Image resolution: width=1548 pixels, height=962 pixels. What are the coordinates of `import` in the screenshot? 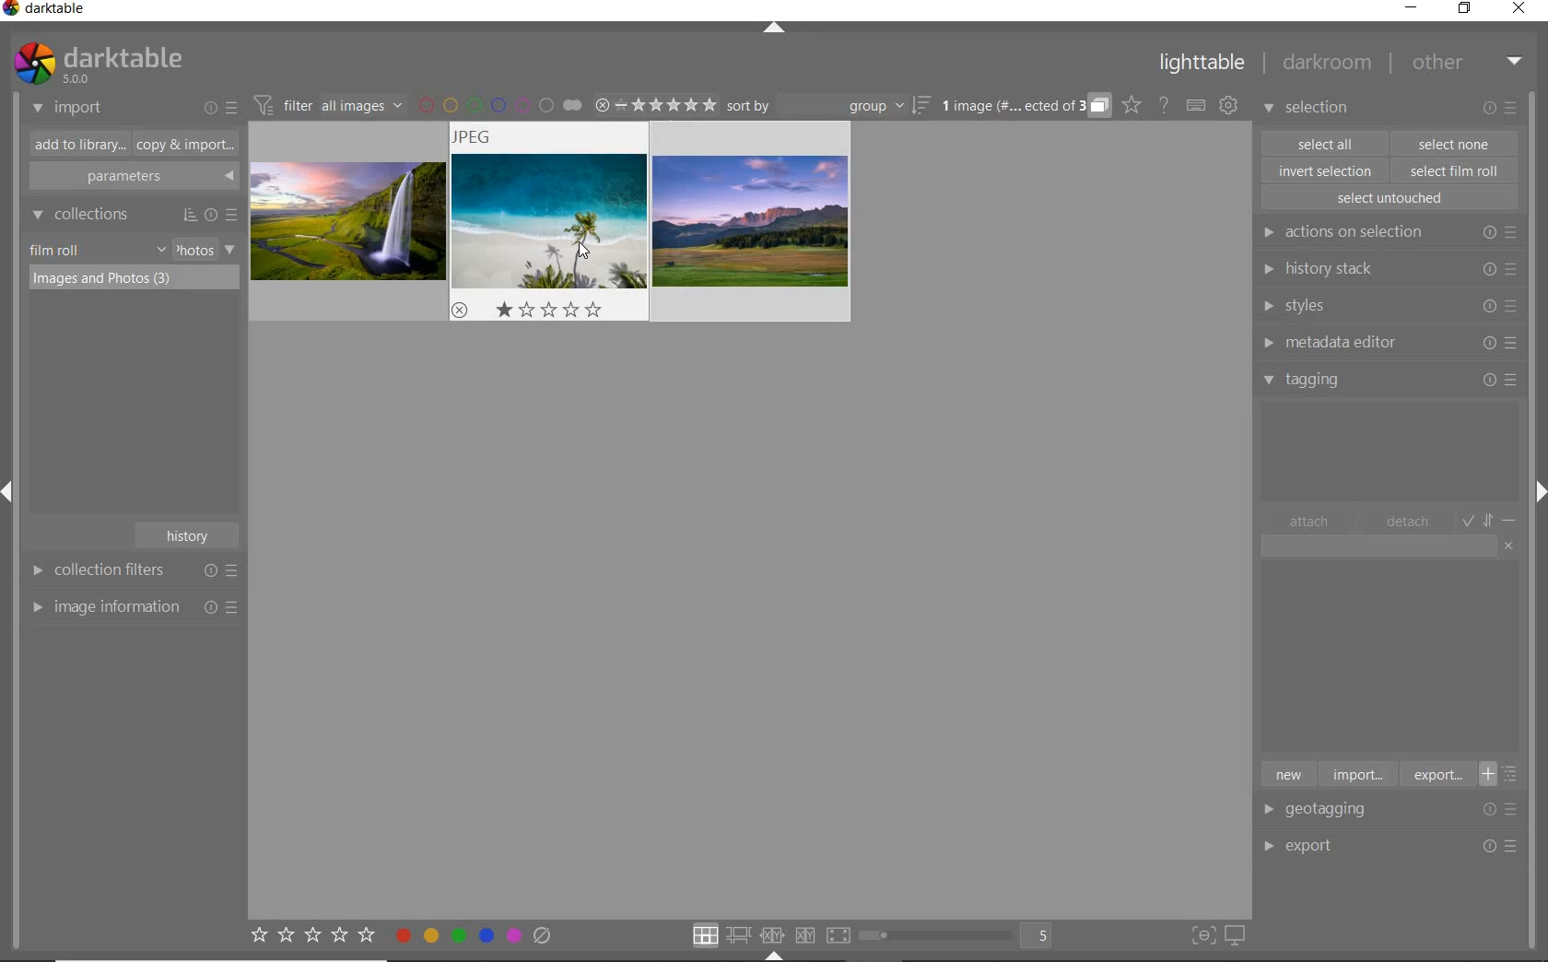 It's located at (68, 109).